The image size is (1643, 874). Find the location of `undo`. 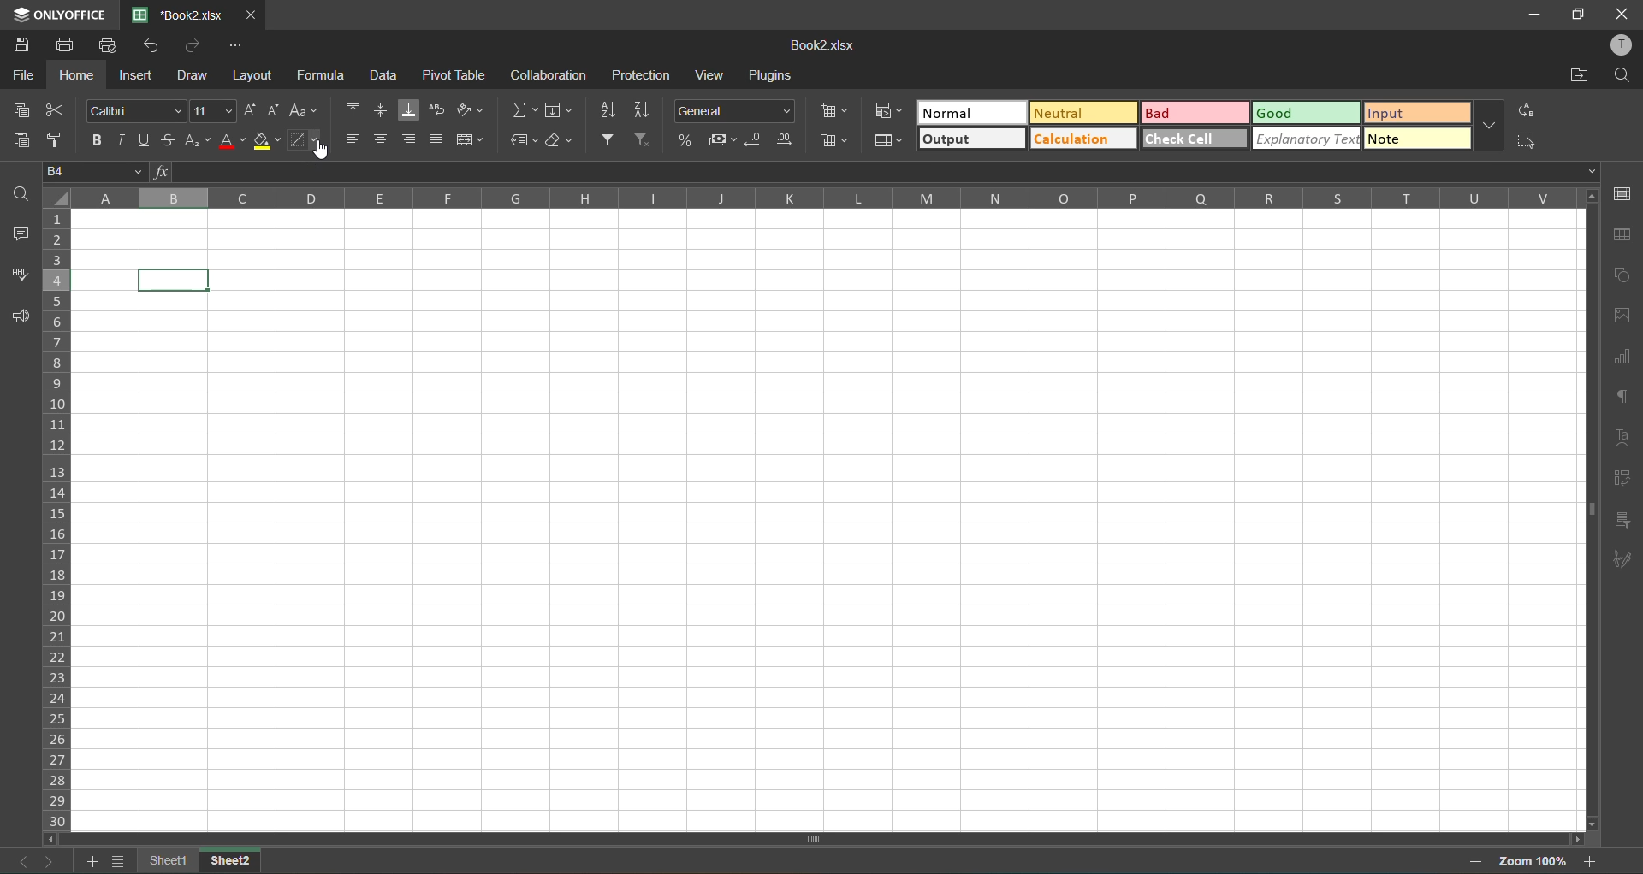

undo is located at coordinates (156, 47).